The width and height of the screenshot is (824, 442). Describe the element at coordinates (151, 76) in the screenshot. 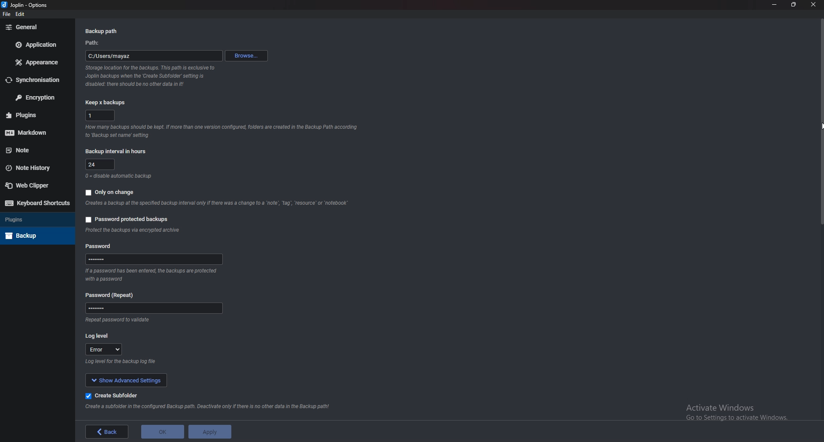

I see `info` at that location.